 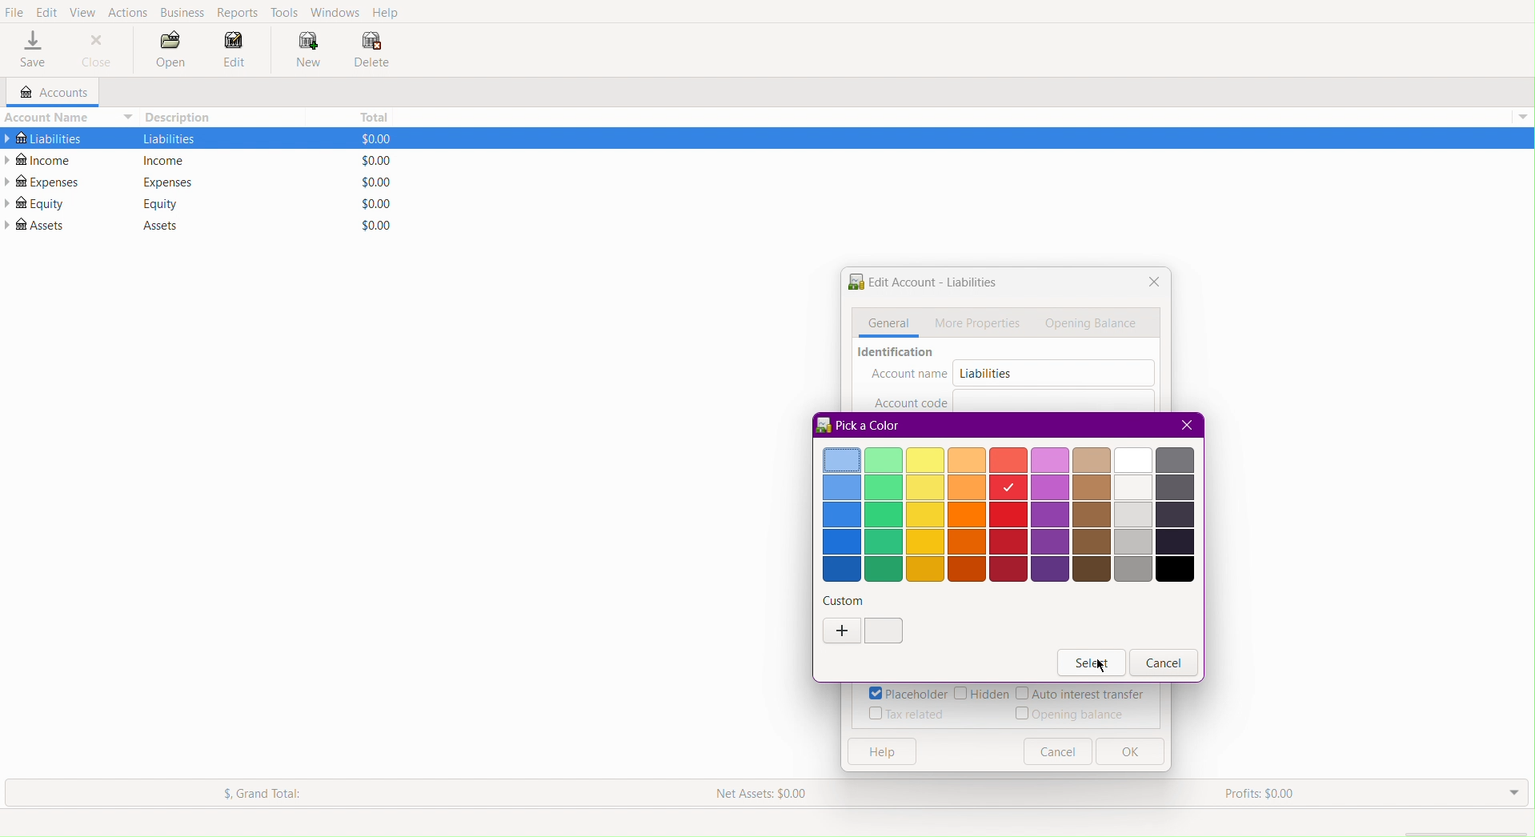 What do you see at coordinates (166, 161) in the screenshot?
I see `income` at bounding box center [166, 161].